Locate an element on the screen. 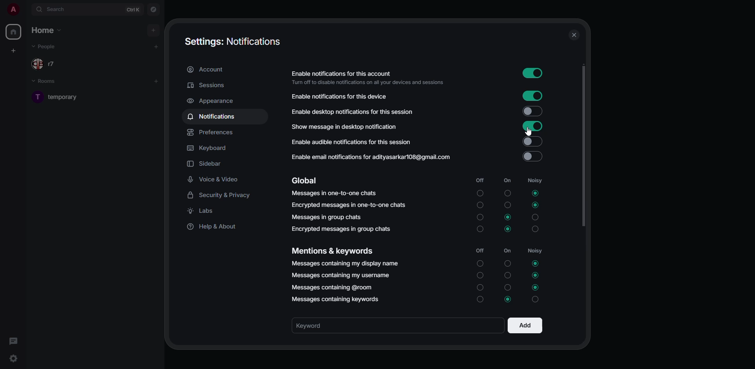  noisy is located at coordinates (536, 300).